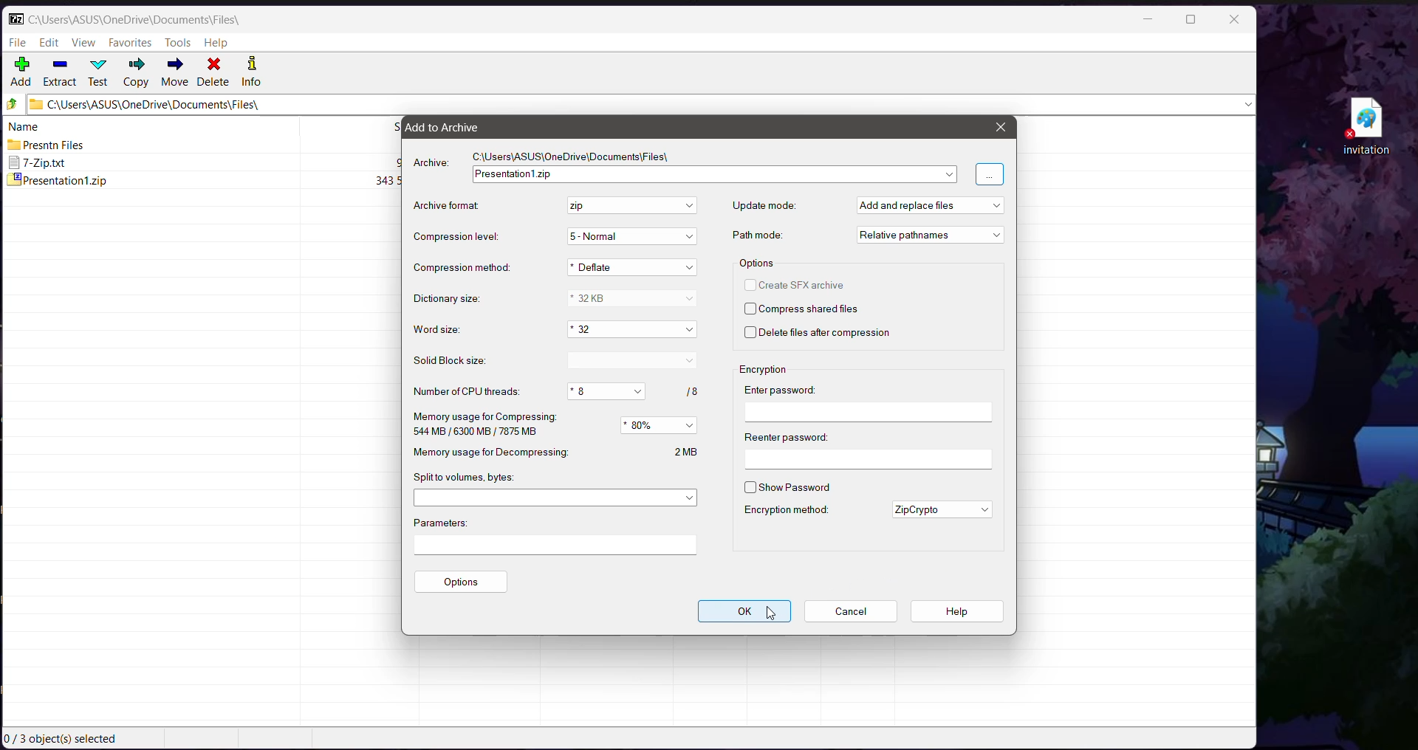  Describe the element at coordinates (66, 739) in the screenshot. I see `Current Selection` at that location.